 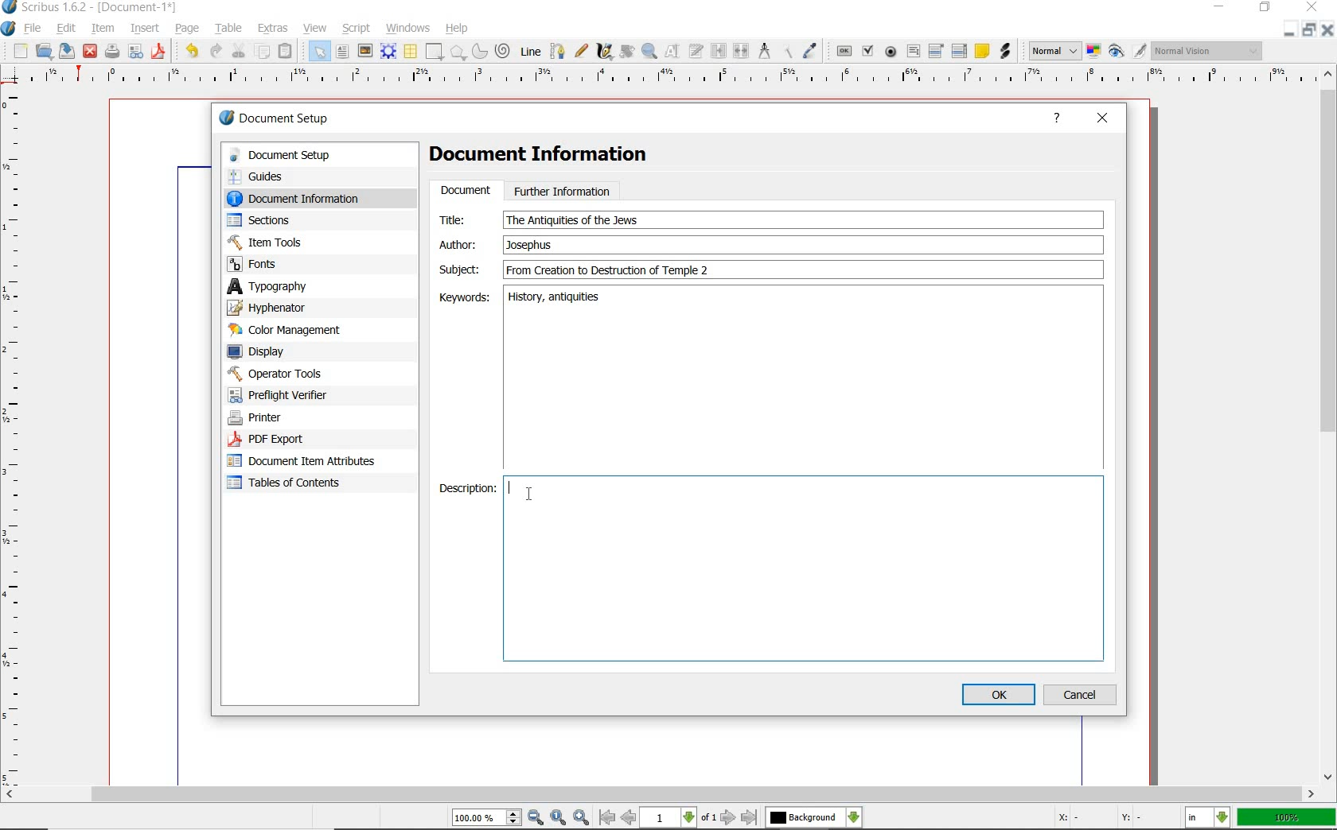 What do you see at coordinates (1207, 817) in the screenshot?
I see `select the current unit` at bounding box center [1207, 817].